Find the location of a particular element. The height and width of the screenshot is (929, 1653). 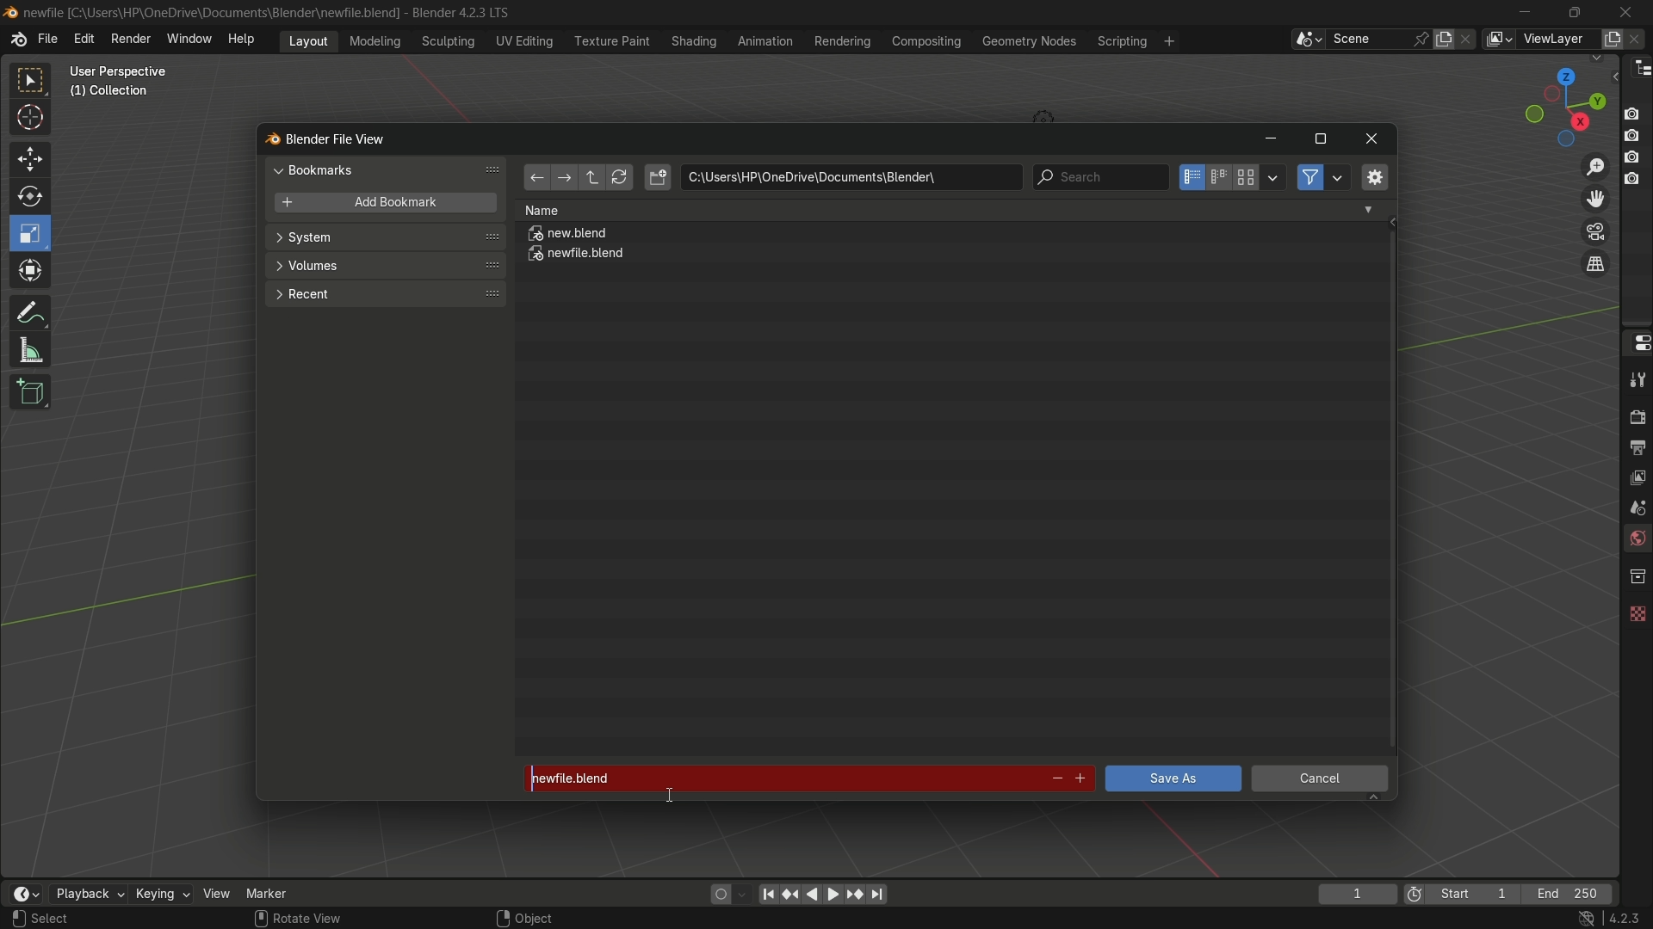

render is located at coordinates (1634, 415).